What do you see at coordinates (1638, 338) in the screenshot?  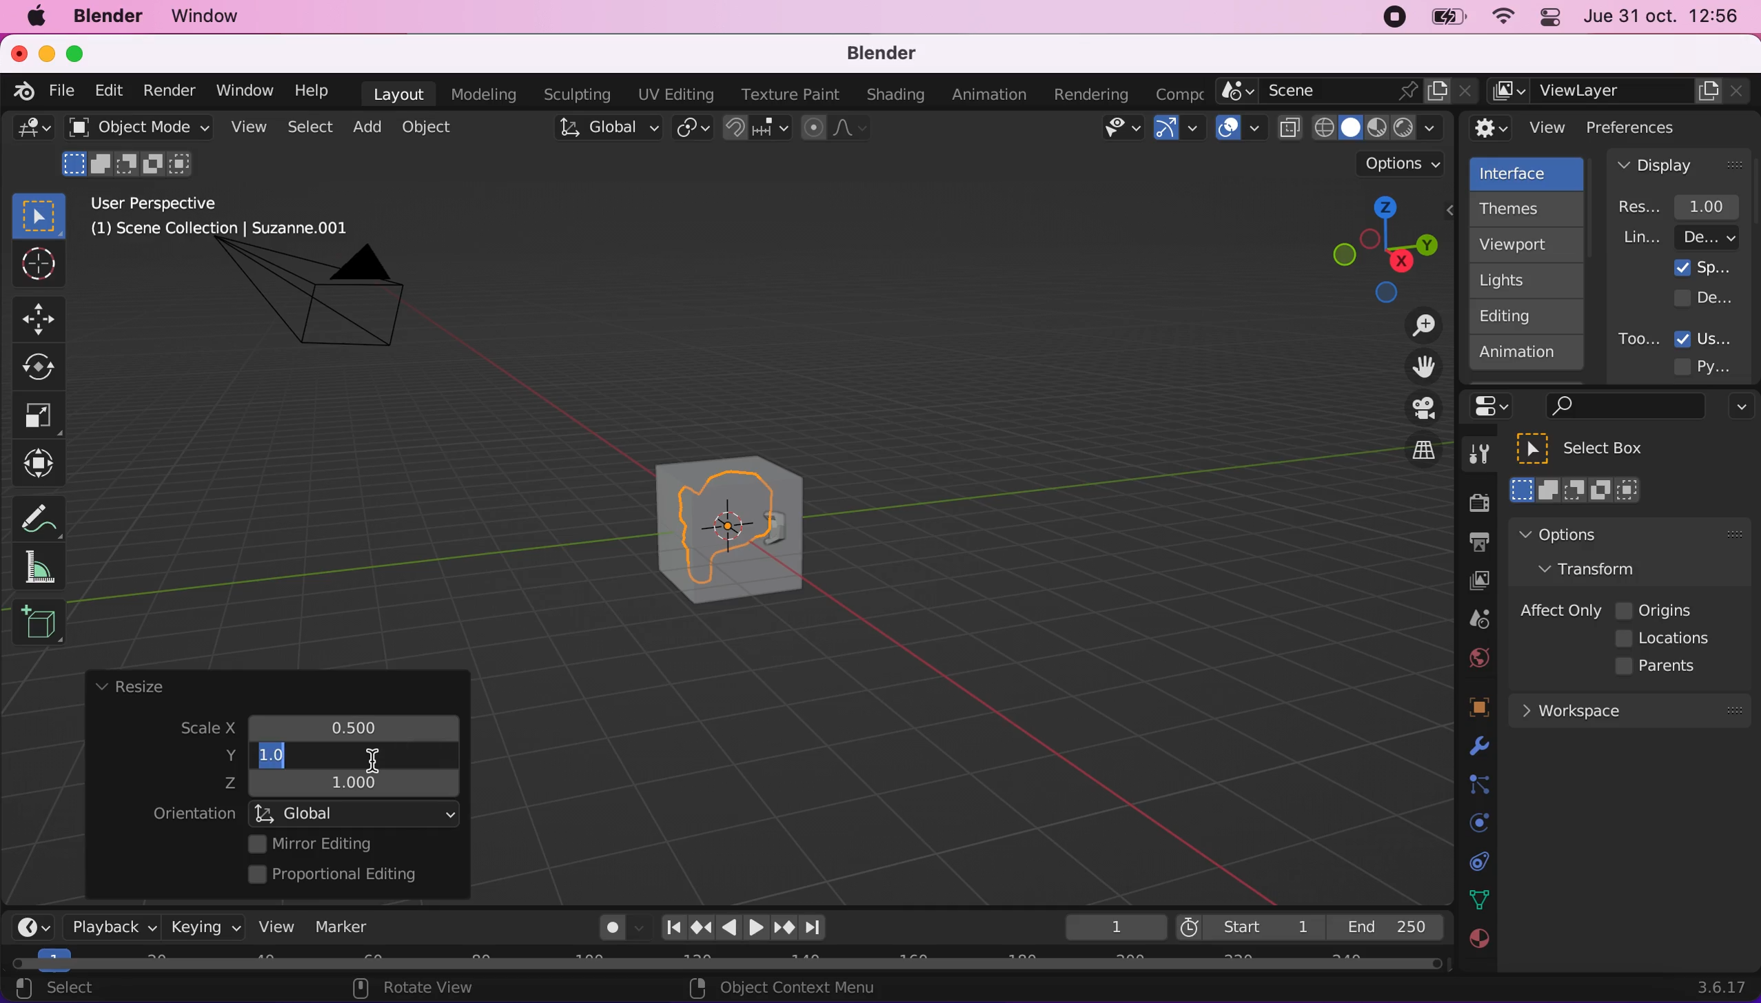 I see `tooltips` at bounding box center [1638, 338].